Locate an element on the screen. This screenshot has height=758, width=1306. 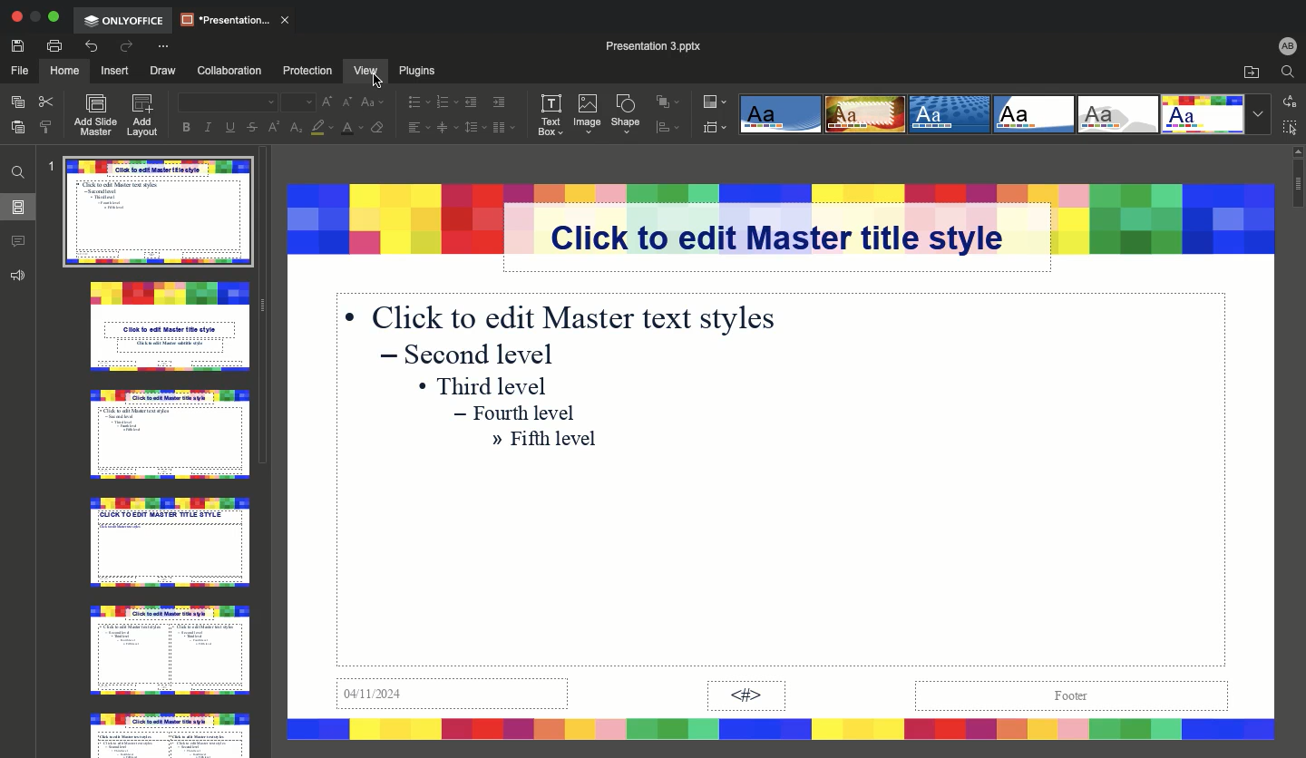
Subscript is located at coordinates (294, 129).